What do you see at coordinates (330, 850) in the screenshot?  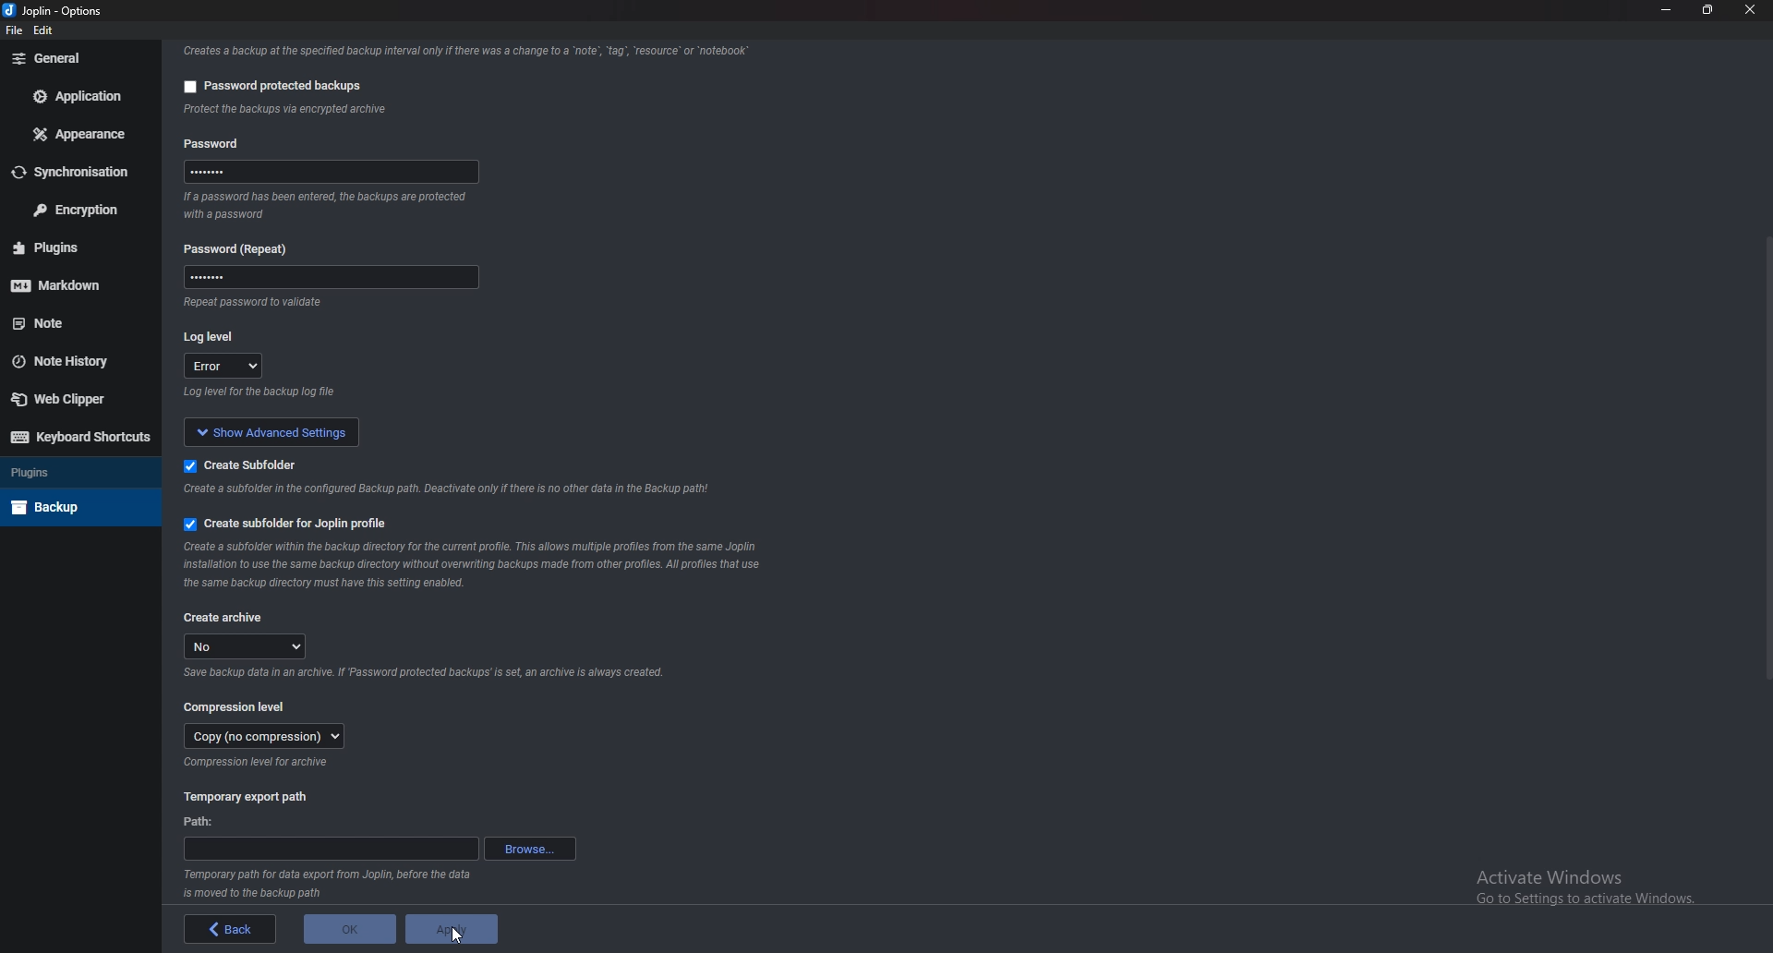 I see `path` at bounding box center [330, 850].